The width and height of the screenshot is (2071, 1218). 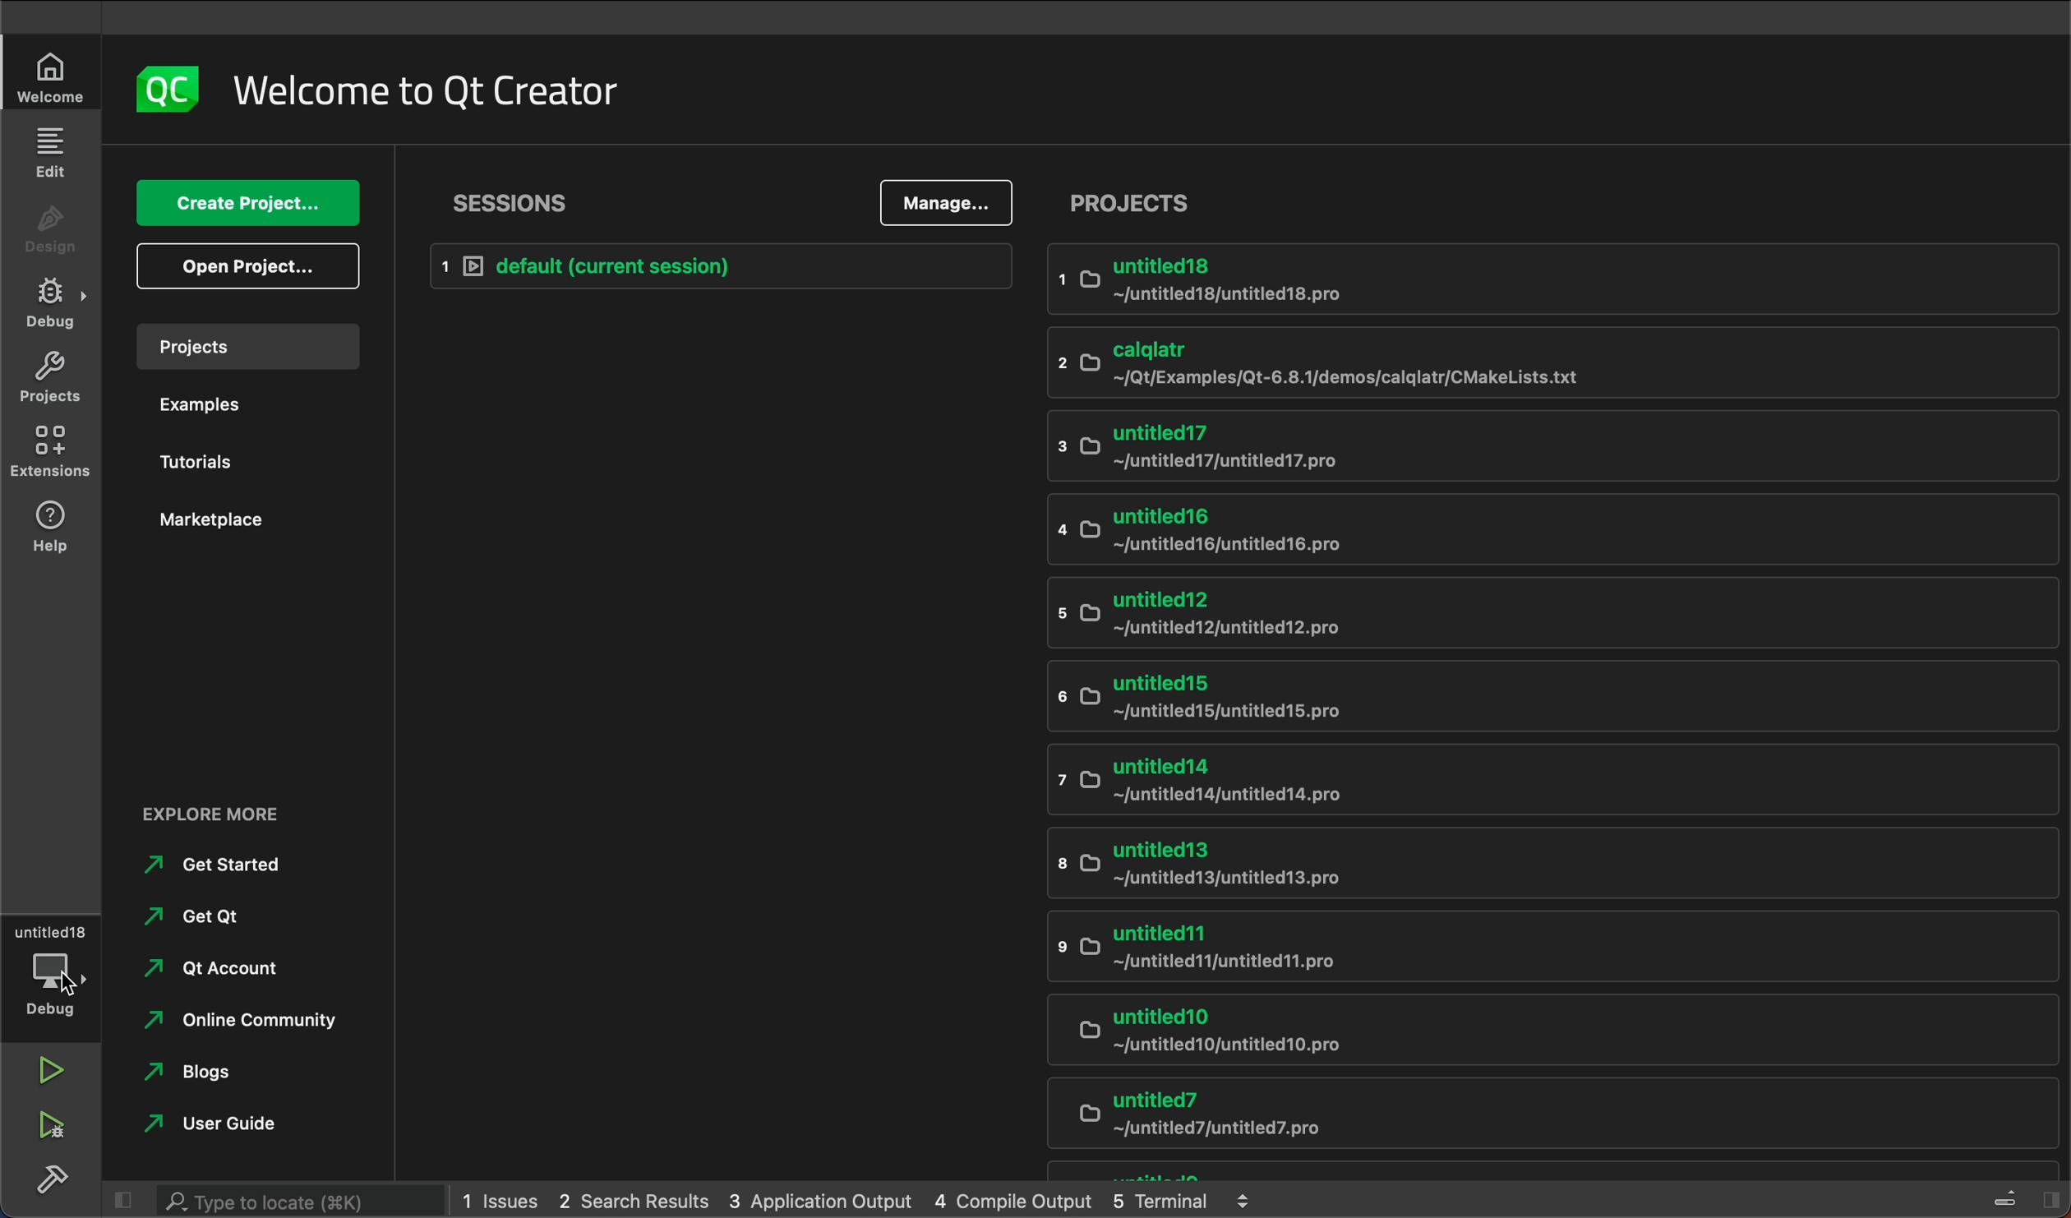 I want to click on user guide, so click(x=222, y=1124).